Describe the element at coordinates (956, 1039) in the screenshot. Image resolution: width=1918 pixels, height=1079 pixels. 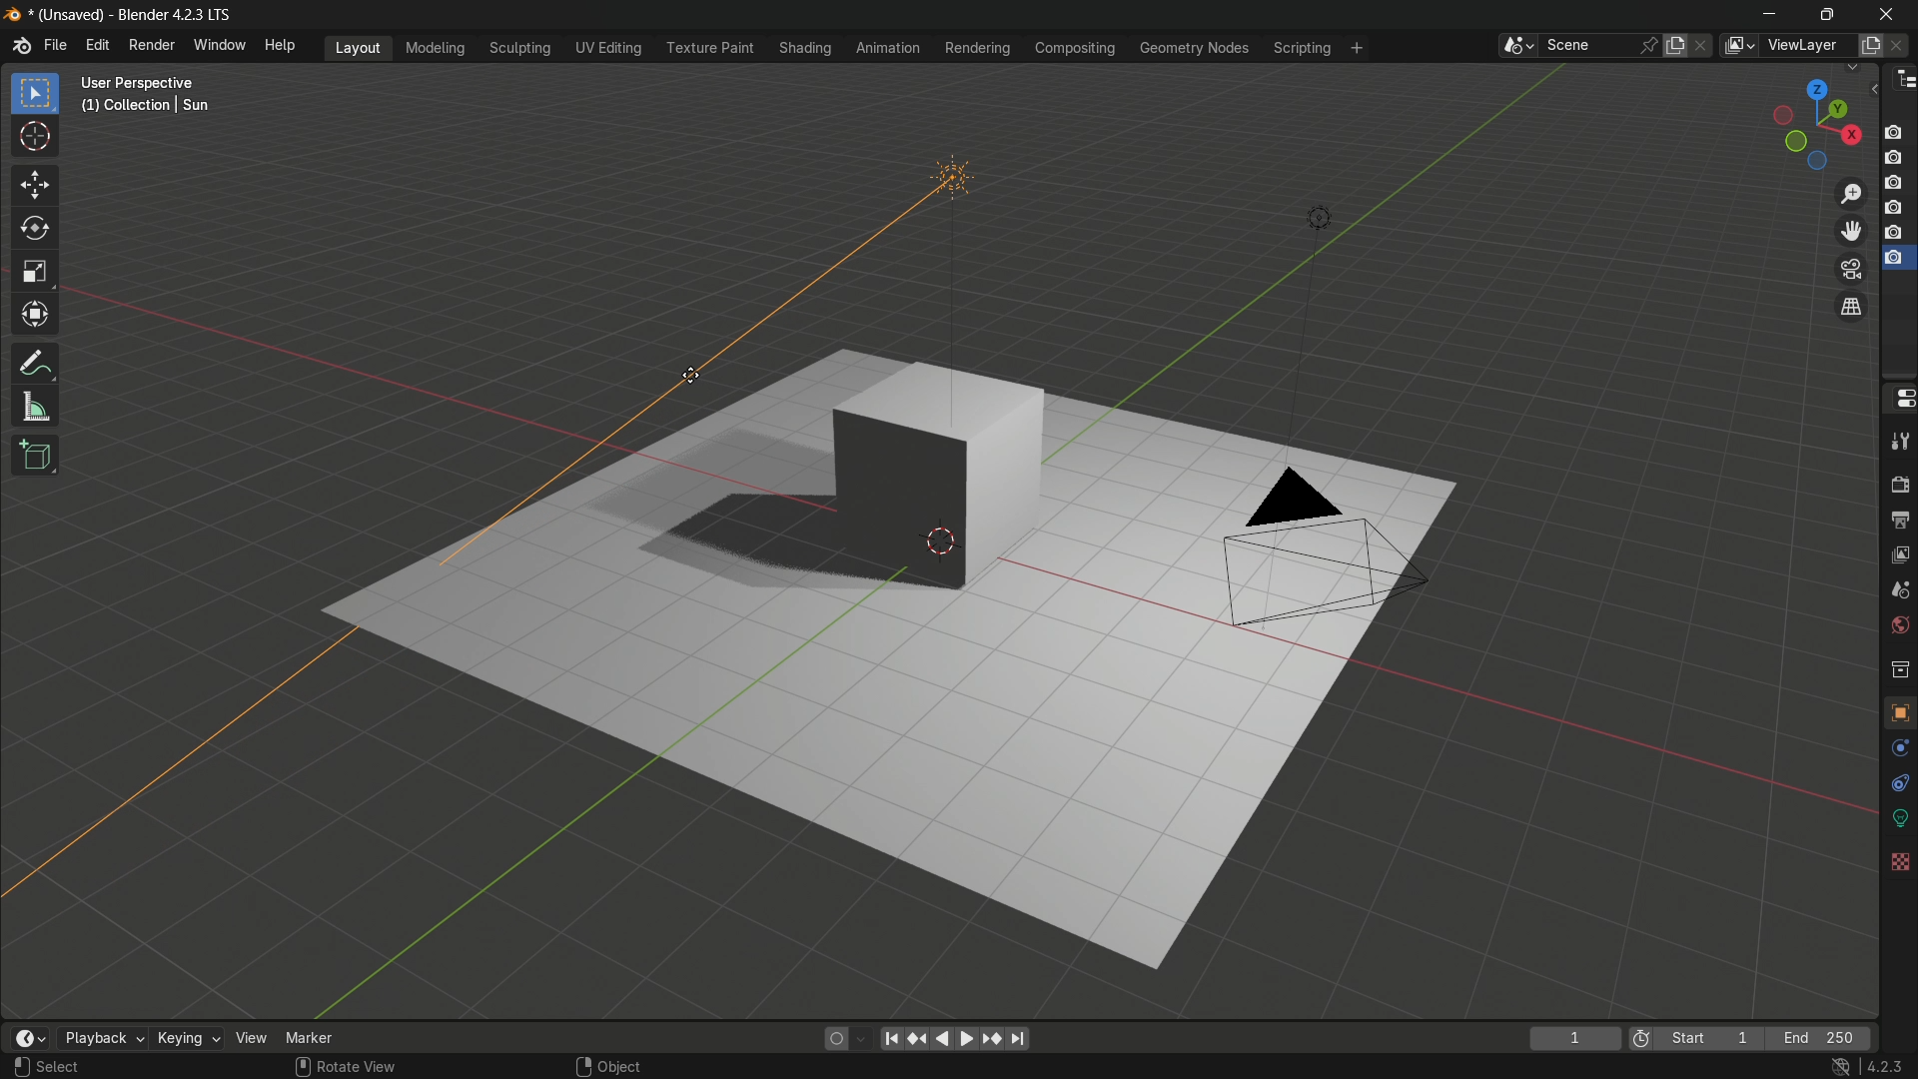
I see `play animation` at that location.